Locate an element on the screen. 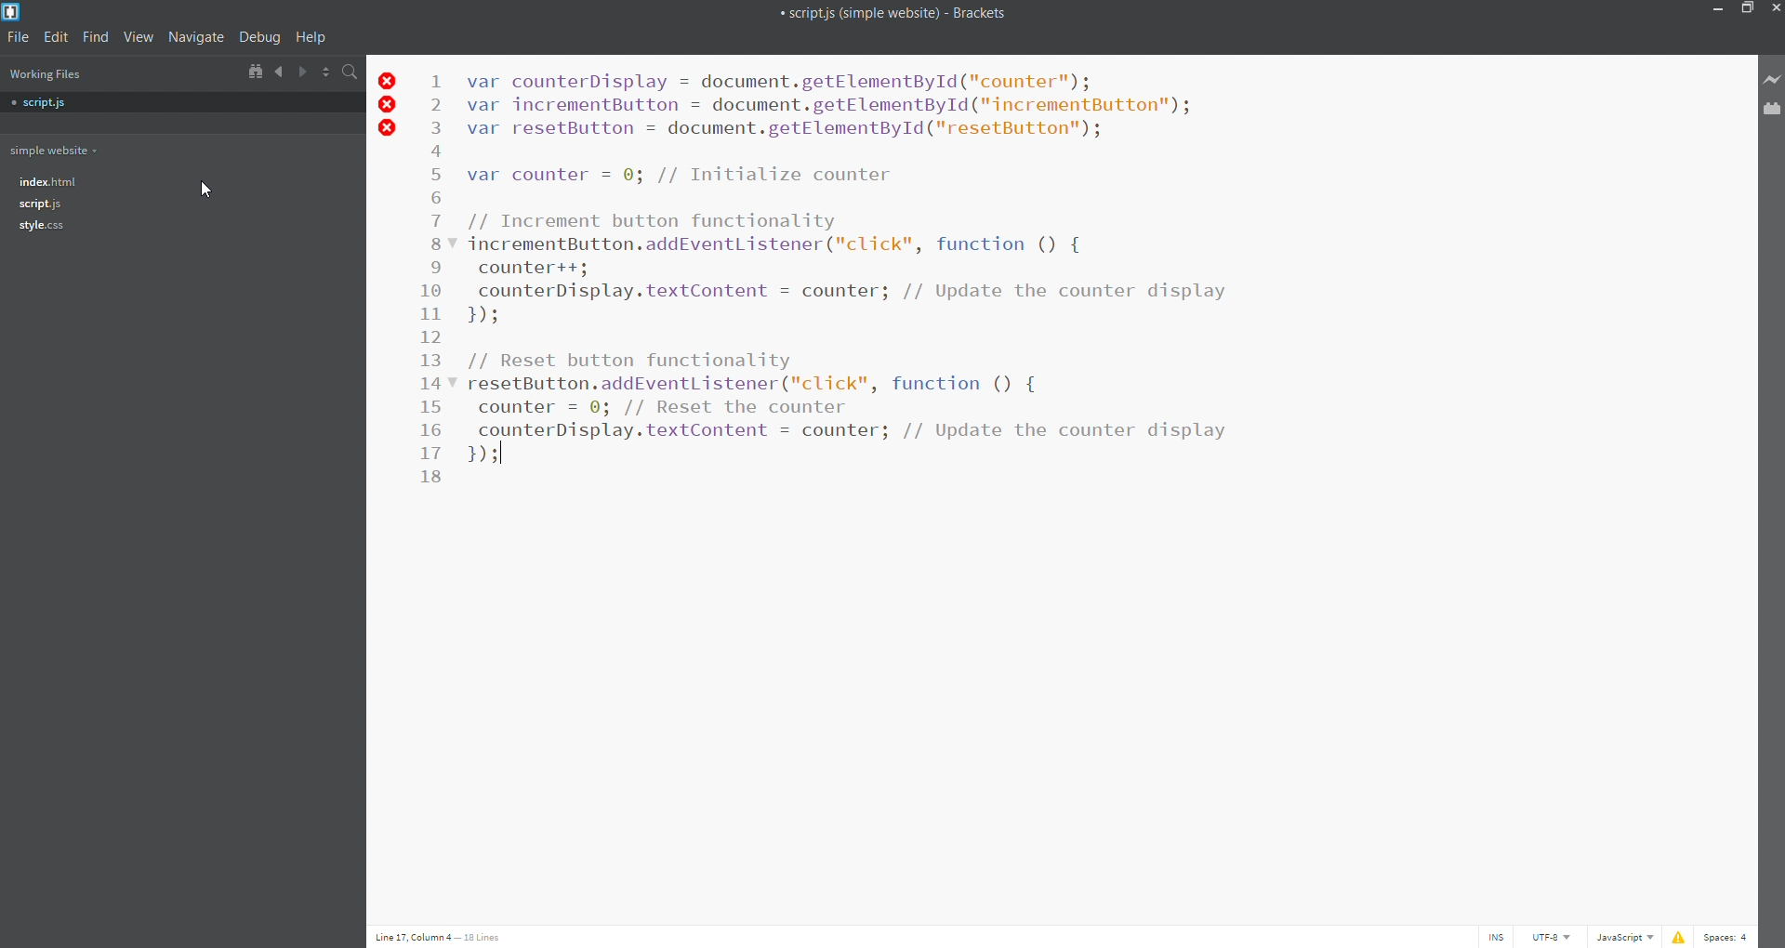 The height and width of the screenshot is (948, 1785). search is located at coordinates (352, 71).